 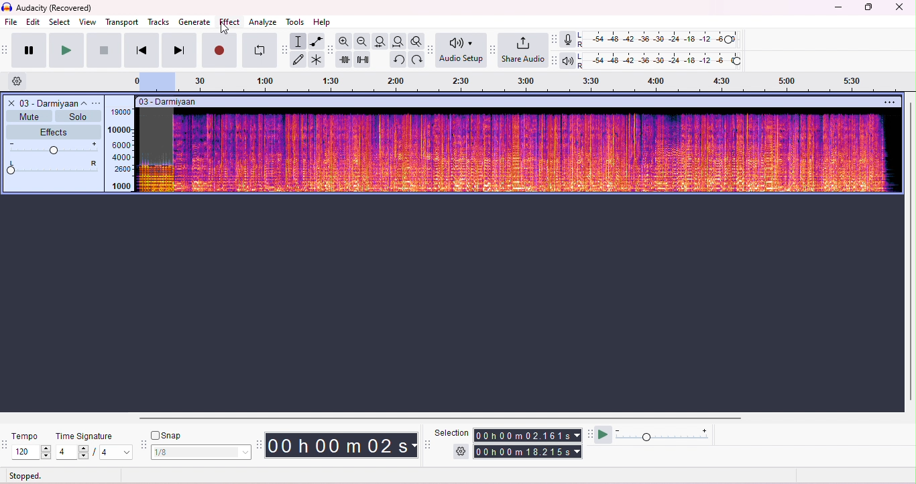 What do you see at coordinates (318, 42) in the screenshot?
I see `envelop` at bounding box center [318, 42].